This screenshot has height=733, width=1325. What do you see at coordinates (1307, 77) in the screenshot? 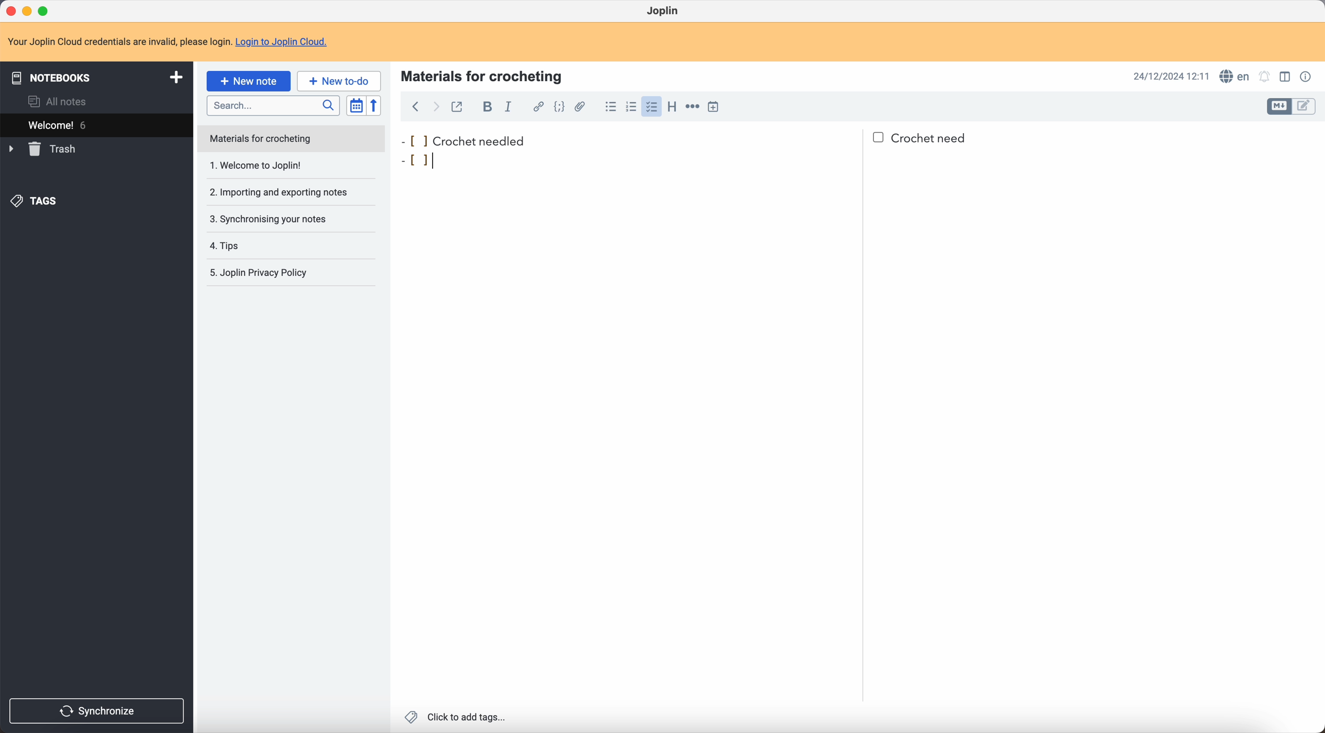
I see `note properties` at bounding box center [1307, 77].